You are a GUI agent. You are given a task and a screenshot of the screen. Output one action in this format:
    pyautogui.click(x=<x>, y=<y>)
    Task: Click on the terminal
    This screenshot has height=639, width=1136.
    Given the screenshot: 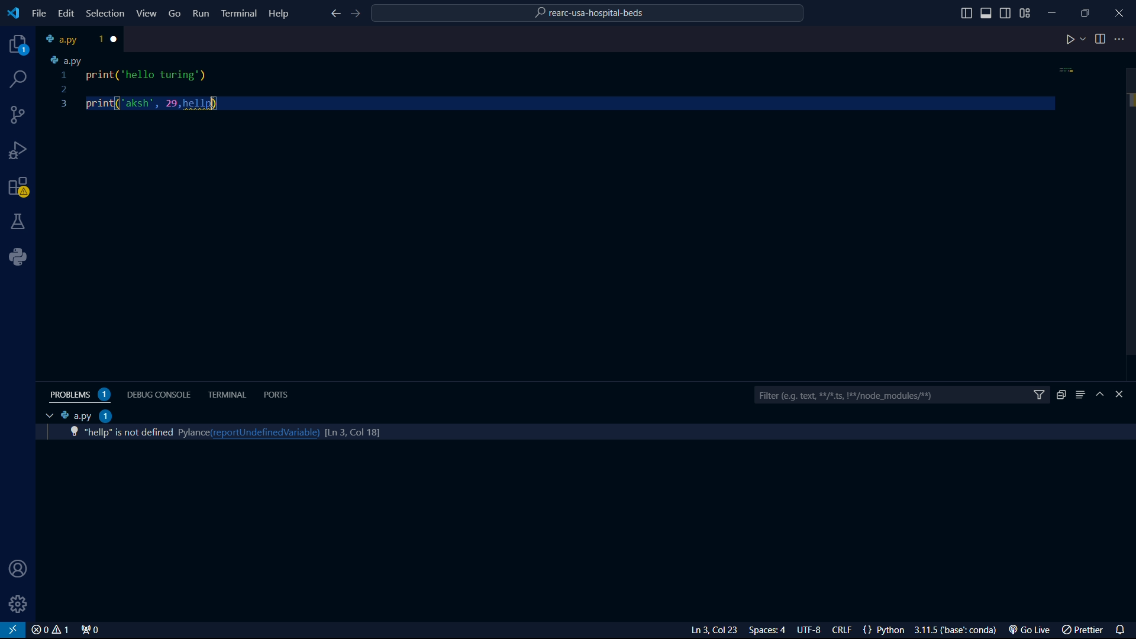 What is the action you would take?
    pyautogui.click(x=228, y=395)
    